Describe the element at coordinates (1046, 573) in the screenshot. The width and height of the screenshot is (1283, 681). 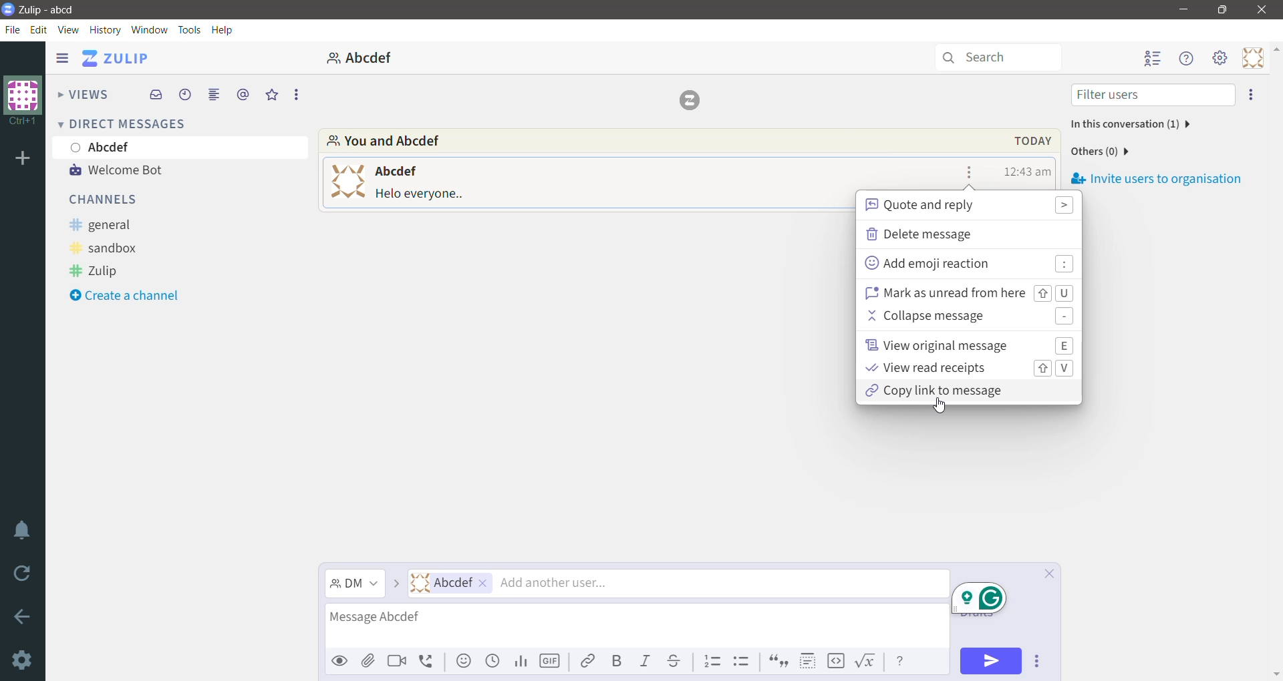
I see `Cancel compose and save draft` at that location.